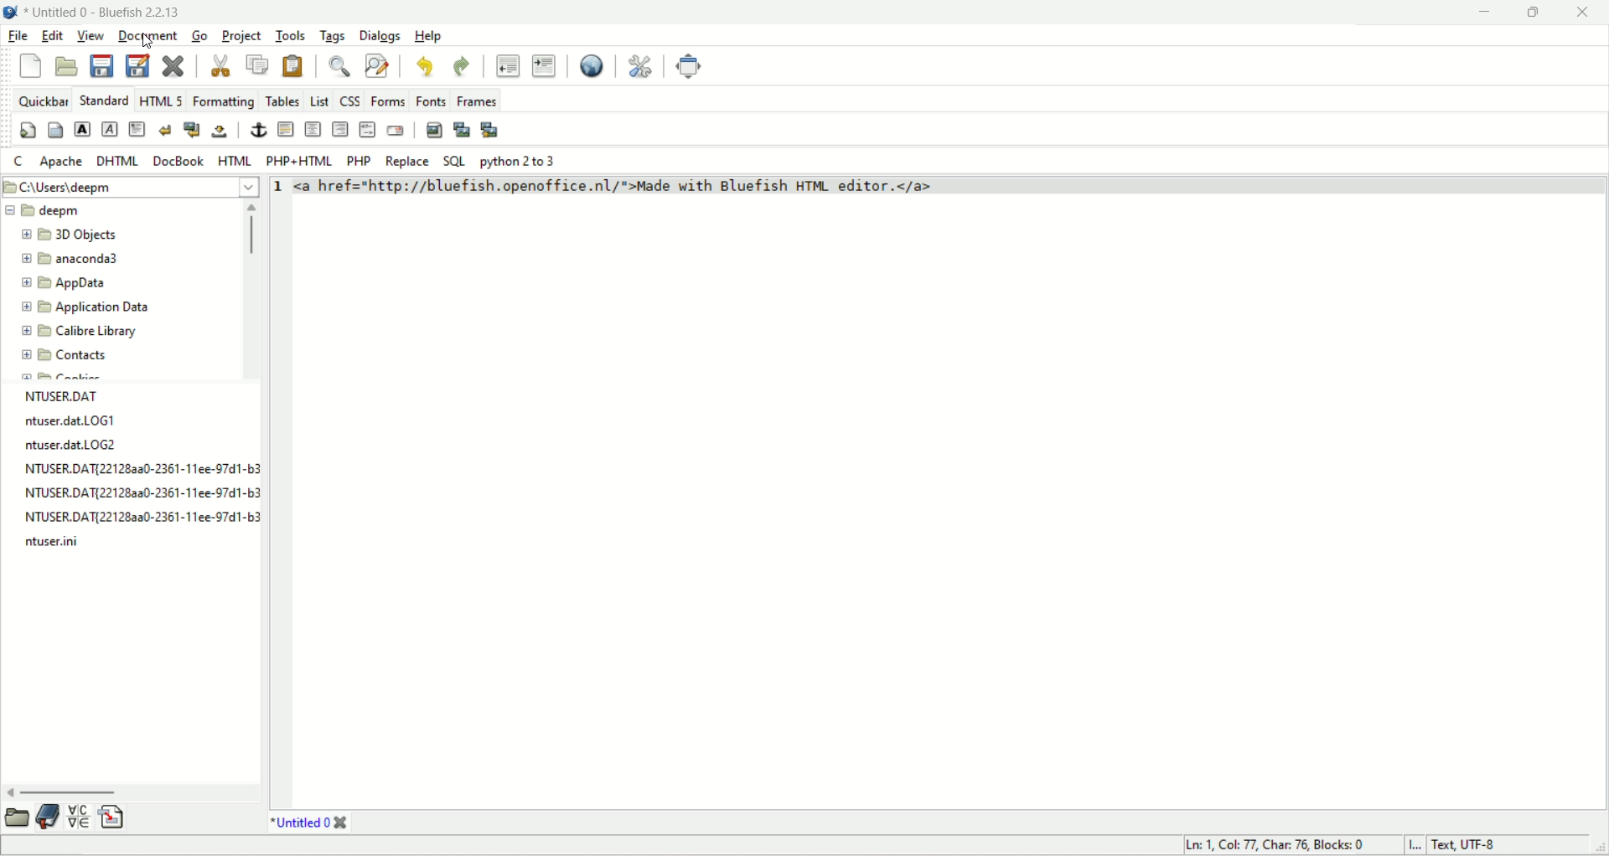 The width and height of the screenshot is (1609, 856). Describe the element at coordinates (91, 38) in the screenshot. I see `view` at that location.